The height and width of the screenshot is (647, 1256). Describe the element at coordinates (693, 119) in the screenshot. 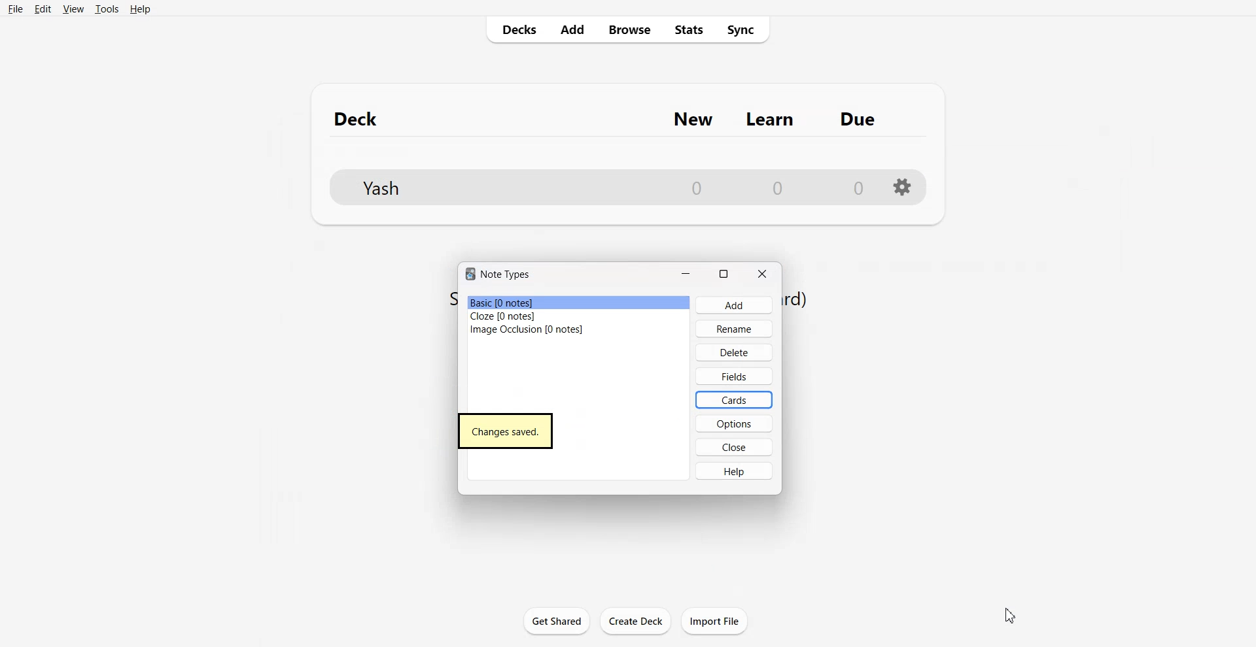

I see `New` at that location.